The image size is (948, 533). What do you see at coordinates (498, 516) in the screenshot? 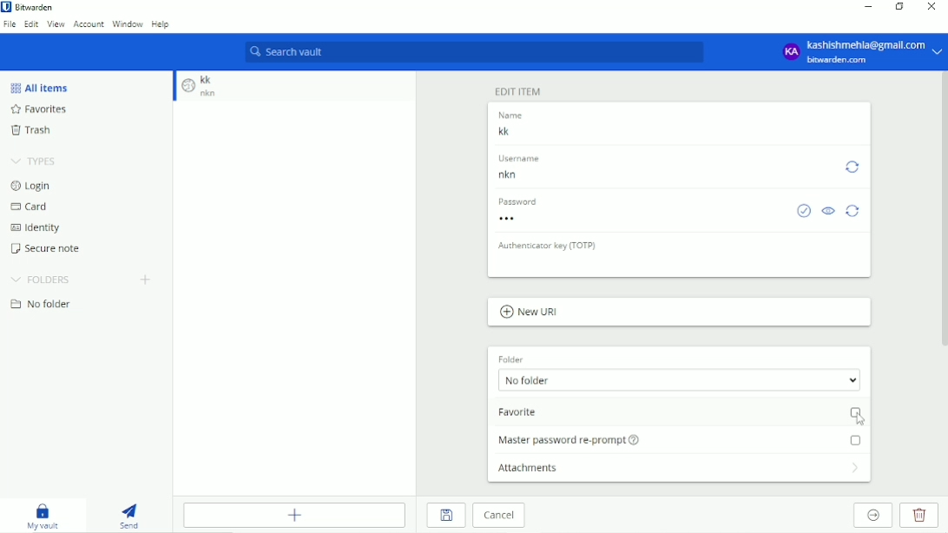
I see `Cancel` at bounding box center [498, 516].